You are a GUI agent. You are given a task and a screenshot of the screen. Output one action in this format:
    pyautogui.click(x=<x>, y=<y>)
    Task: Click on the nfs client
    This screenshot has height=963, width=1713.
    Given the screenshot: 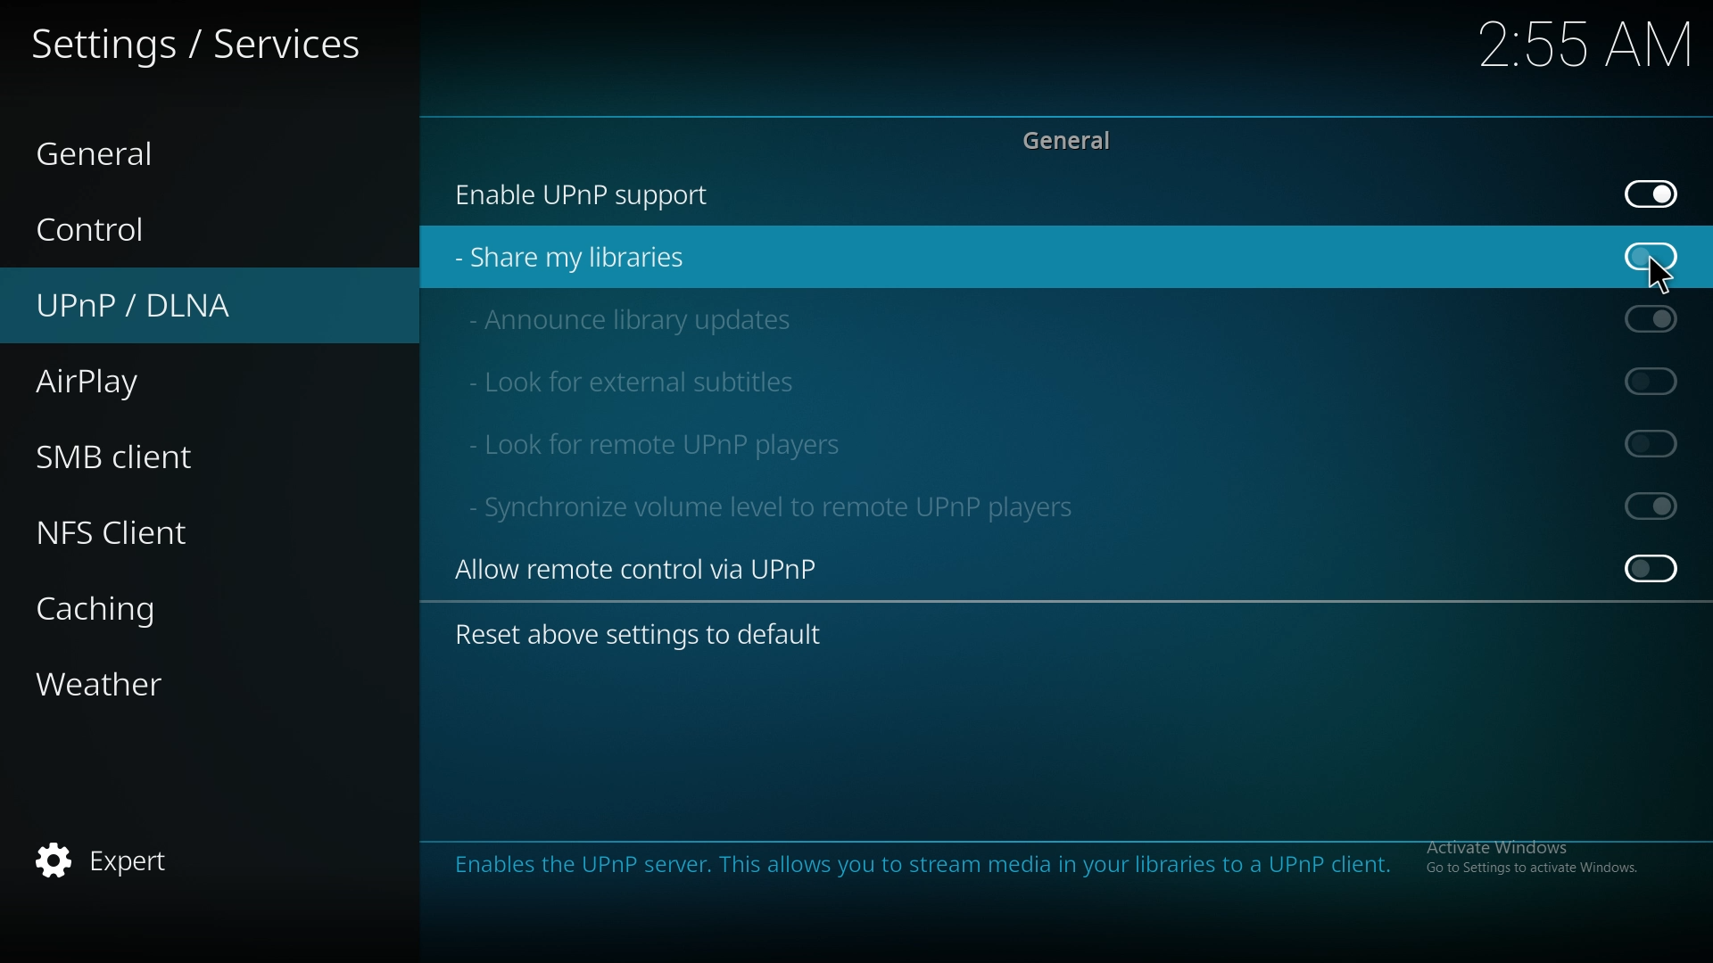 What is the action you would take?
    pyautogui.click(x=125, y=535)
    